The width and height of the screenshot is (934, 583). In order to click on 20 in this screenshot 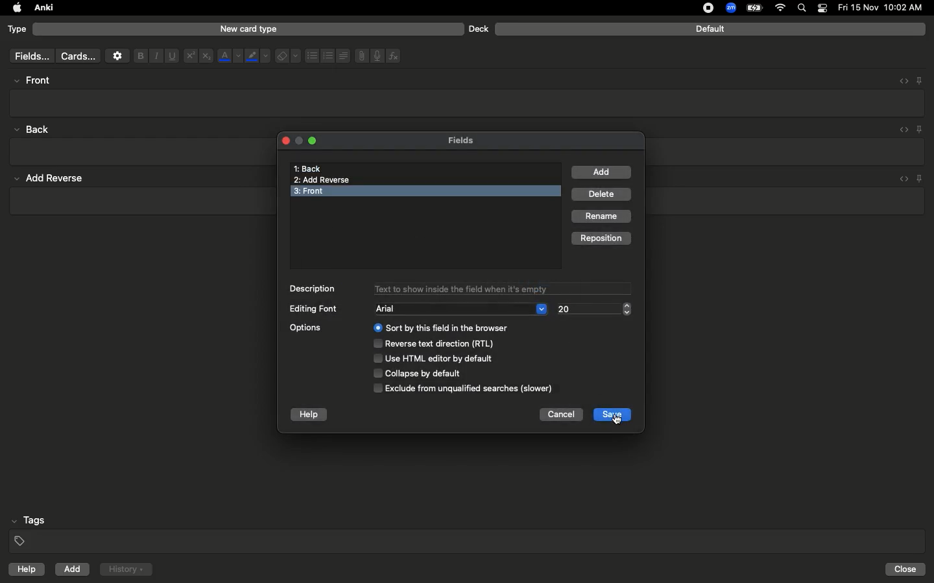, I will do `click(571, 309)`.